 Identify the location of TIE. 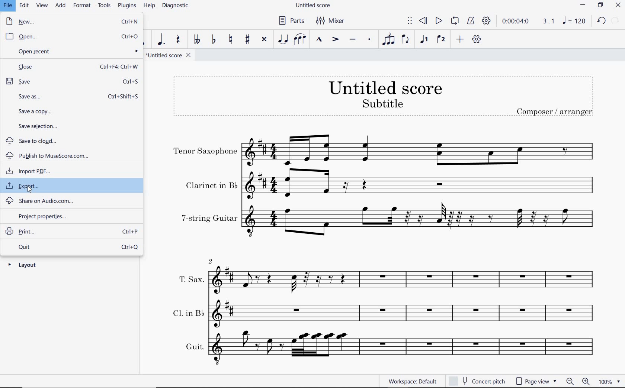
(282, 39).